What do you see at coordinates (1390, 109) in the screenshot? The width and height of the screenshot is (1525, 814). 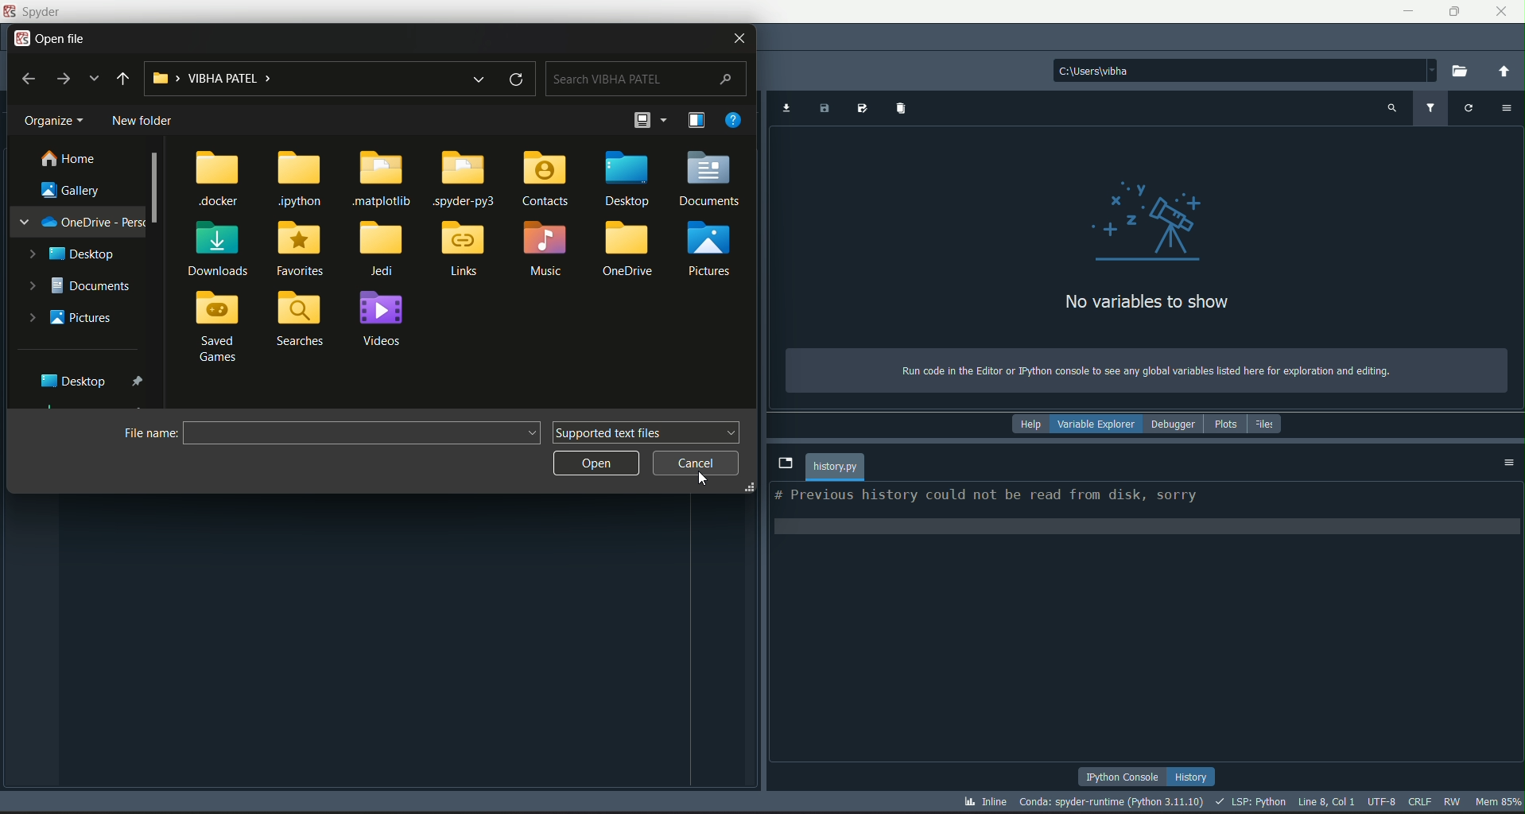 I see `search variable` at bounding box center [1390, 109].